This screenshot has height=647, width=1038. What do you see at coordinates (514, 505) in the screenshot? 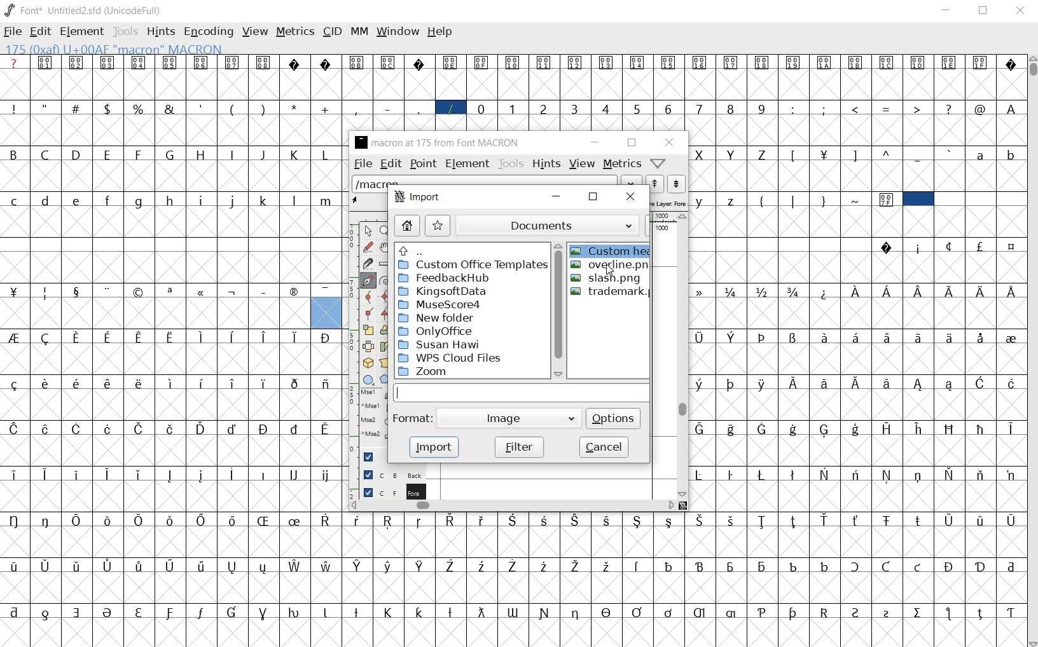
I see `horizontal scrollbar` at bounding box center [514, 505].